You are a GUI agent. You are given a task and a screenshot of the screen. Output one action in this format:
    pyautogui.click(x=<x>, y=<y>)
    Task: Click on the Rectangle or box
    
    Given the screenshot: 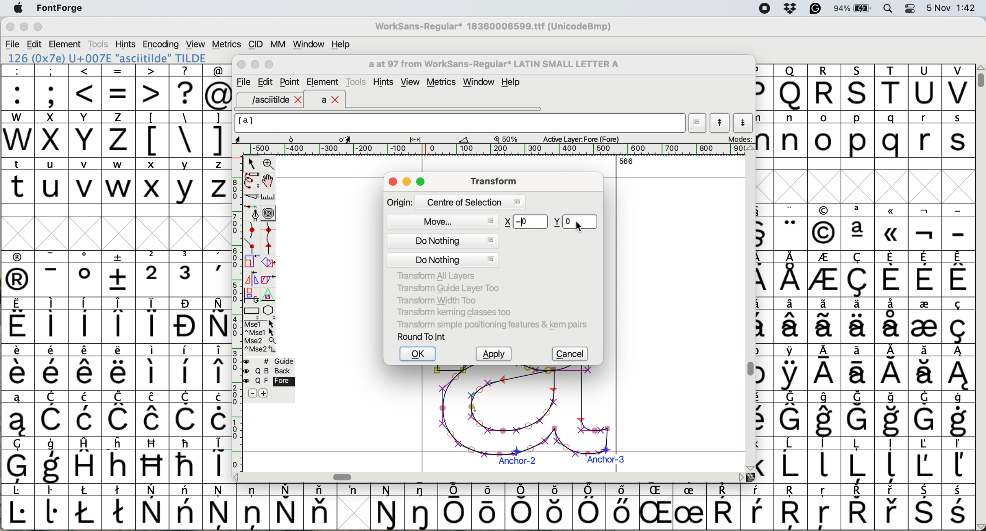 What is the action you would take?
    pyautogui.click(x=251, y=311)
    